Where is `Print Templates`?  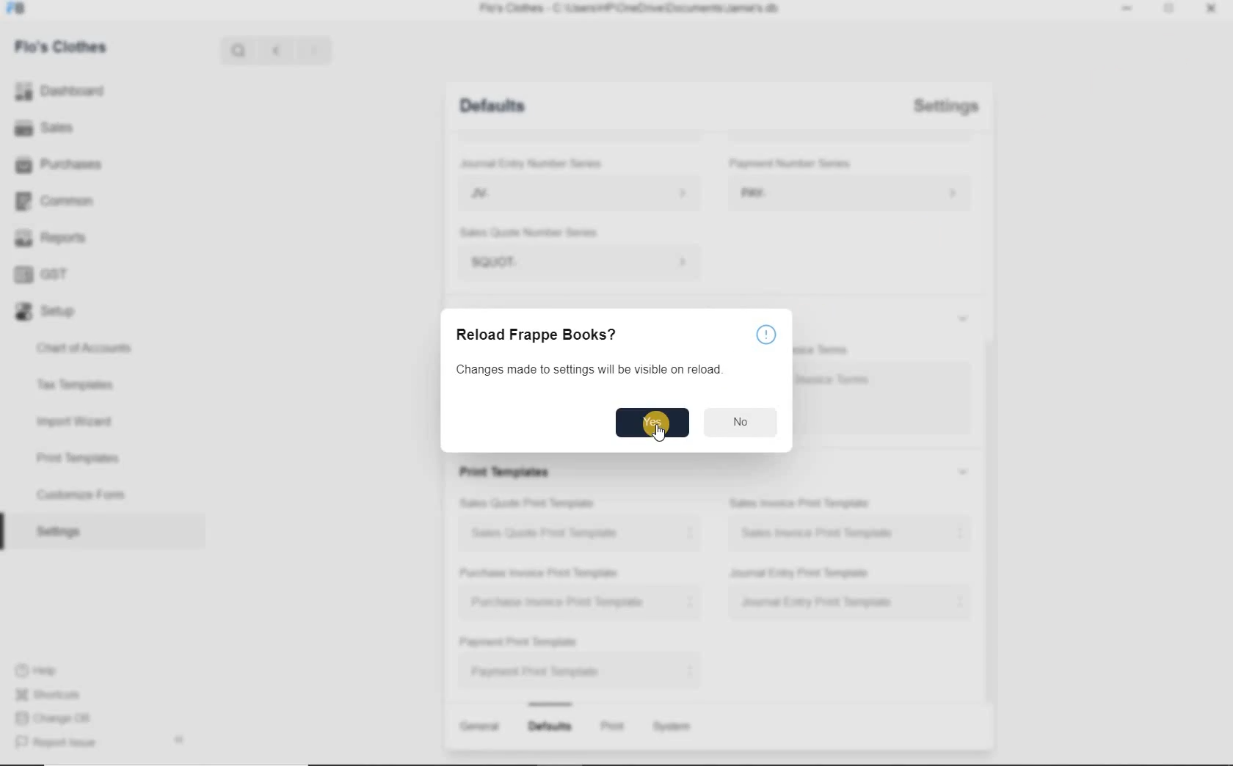 Print Templates is located at coordinates (508, 470).